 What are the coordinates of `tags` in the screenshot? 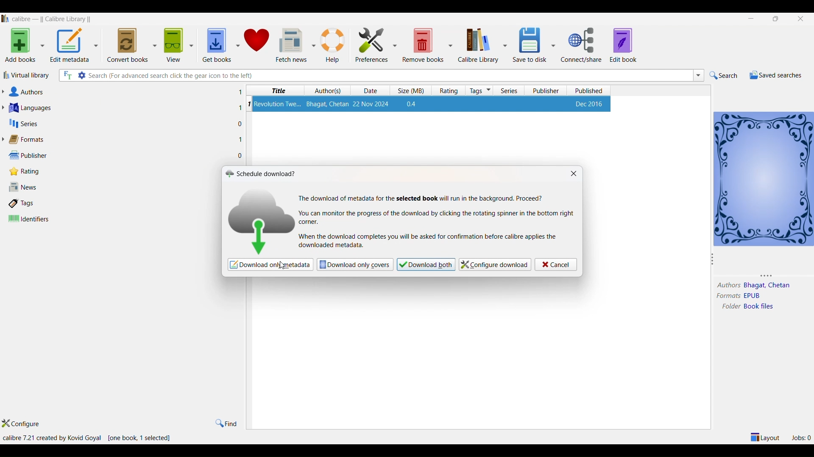 It's located at (480, 91).